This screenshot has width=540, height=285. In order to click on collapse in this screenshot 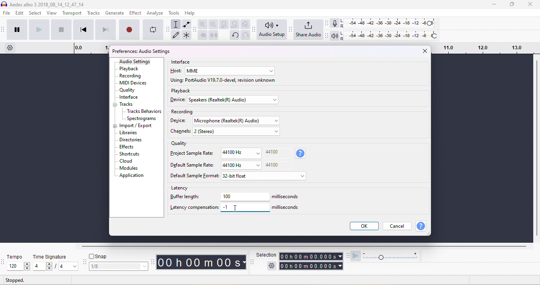, I will do `click(116, 105)`.